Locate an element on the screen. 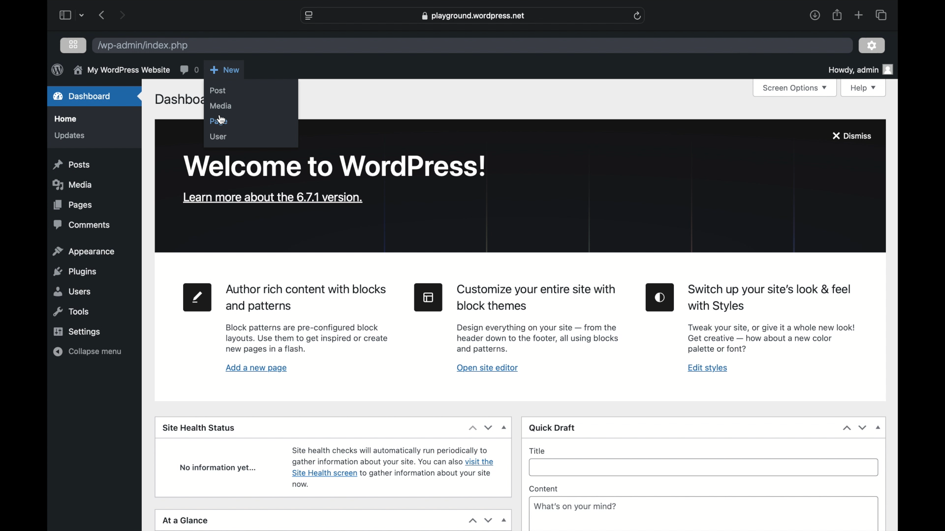  updates is located at coordinates (69, 136).